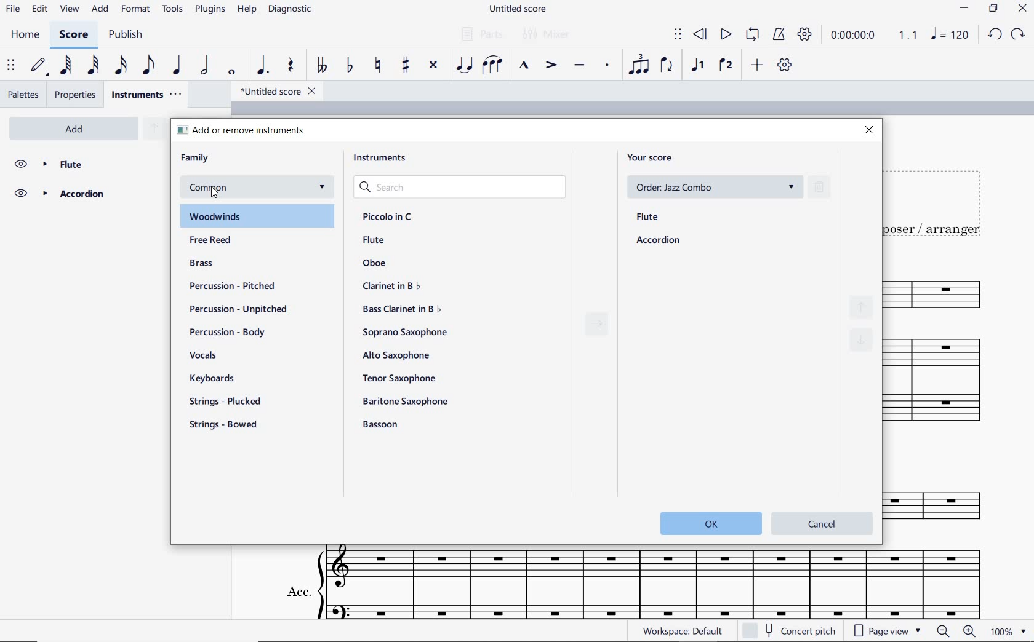  What do you see at coordinates (173, 9) in the screenshot?
I see `TOOLS` at bounding box center [173, 9].